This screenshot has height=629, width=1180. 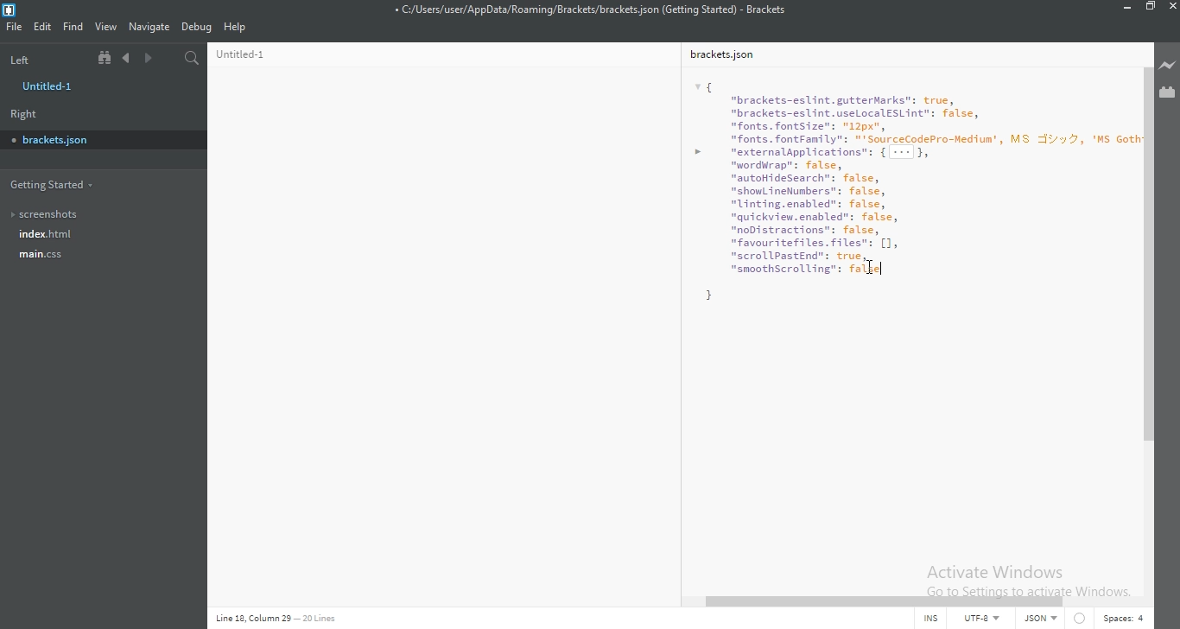 What do you see at coordinates (986, 620) in the screenshot?
I see ` UTF-8` at bounding box center [986, 620].